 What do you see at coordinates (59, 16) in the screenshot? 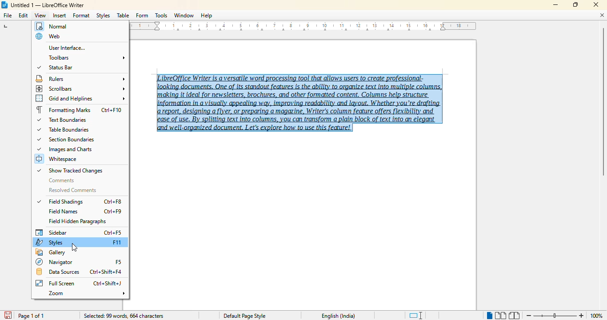
I see `insert` at bounding box center [59, 16].